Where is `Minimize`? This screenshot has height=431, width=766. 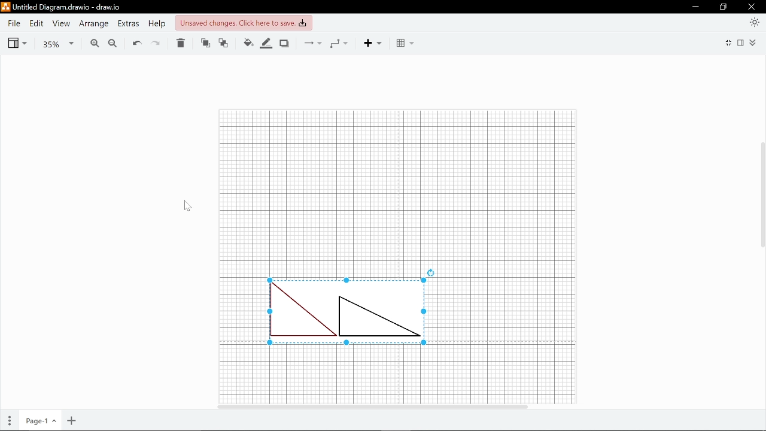
Minimize is located at coordinates (695, 7).